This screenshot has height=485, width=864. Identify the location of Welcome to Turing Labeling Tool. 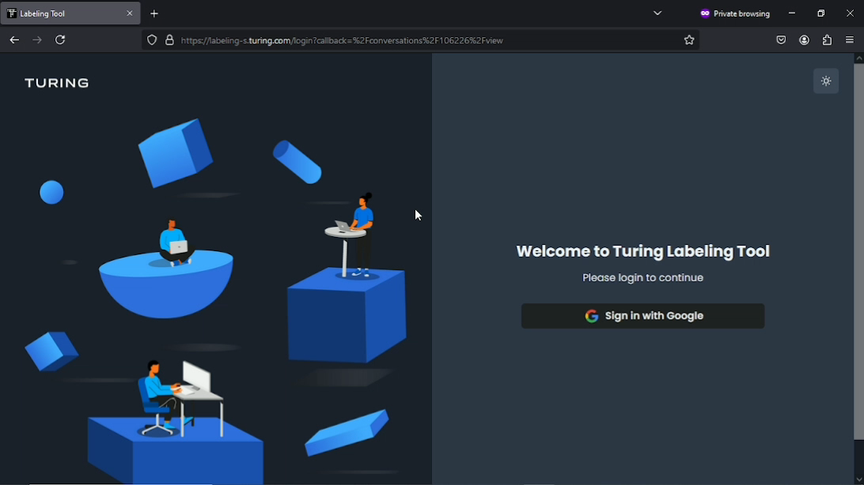
(642, 252).